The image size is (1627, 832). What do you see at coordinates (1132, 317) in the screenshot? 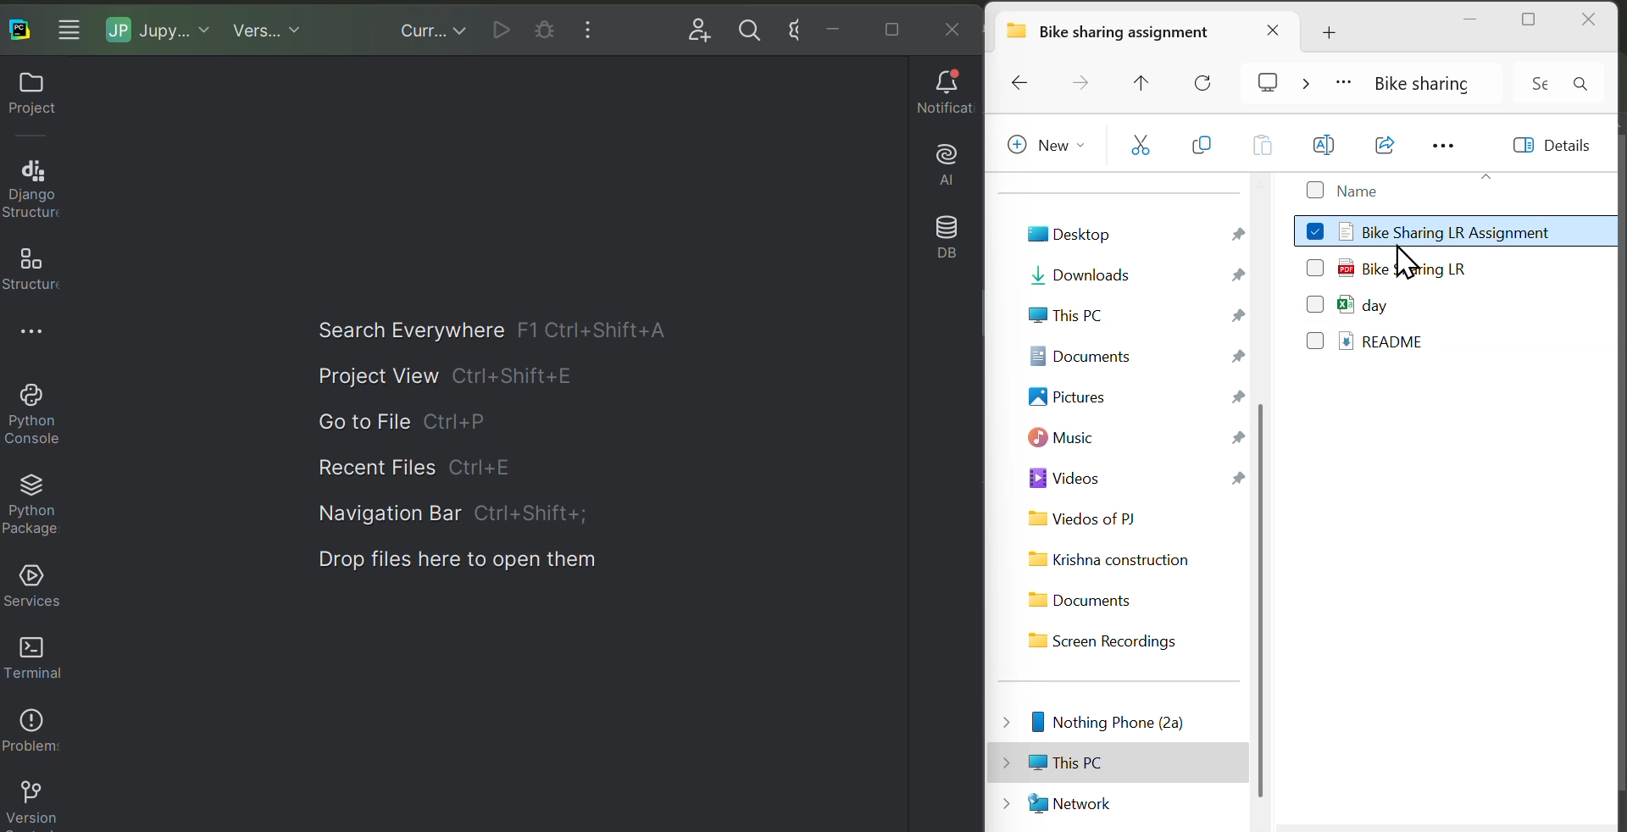
I see `This PC` at bounding box center [1132, 317].